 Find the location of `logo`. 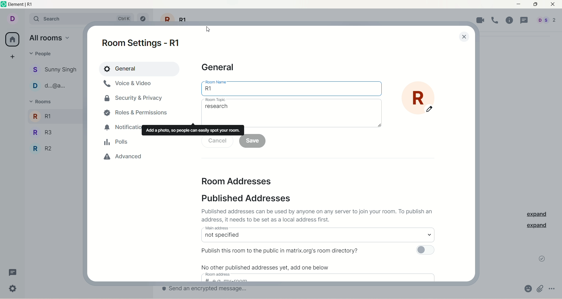

logo is located at coordinates (4, 4).